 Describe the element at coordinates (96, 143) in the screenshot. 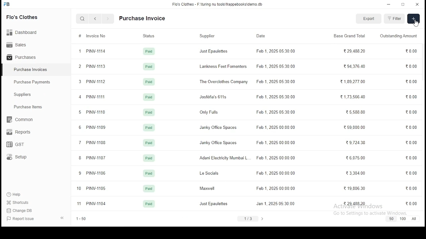

I see `PINV-1108` at that location.